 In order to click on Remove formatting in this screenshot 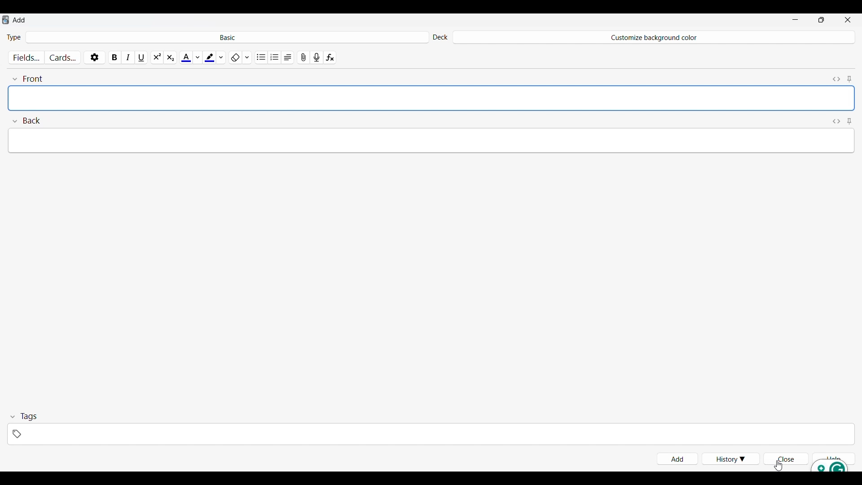, I will do `click(235, 56)`.